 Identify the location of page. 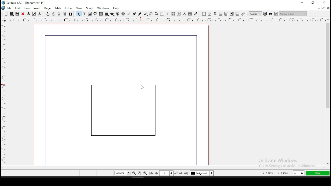
(47, 8).